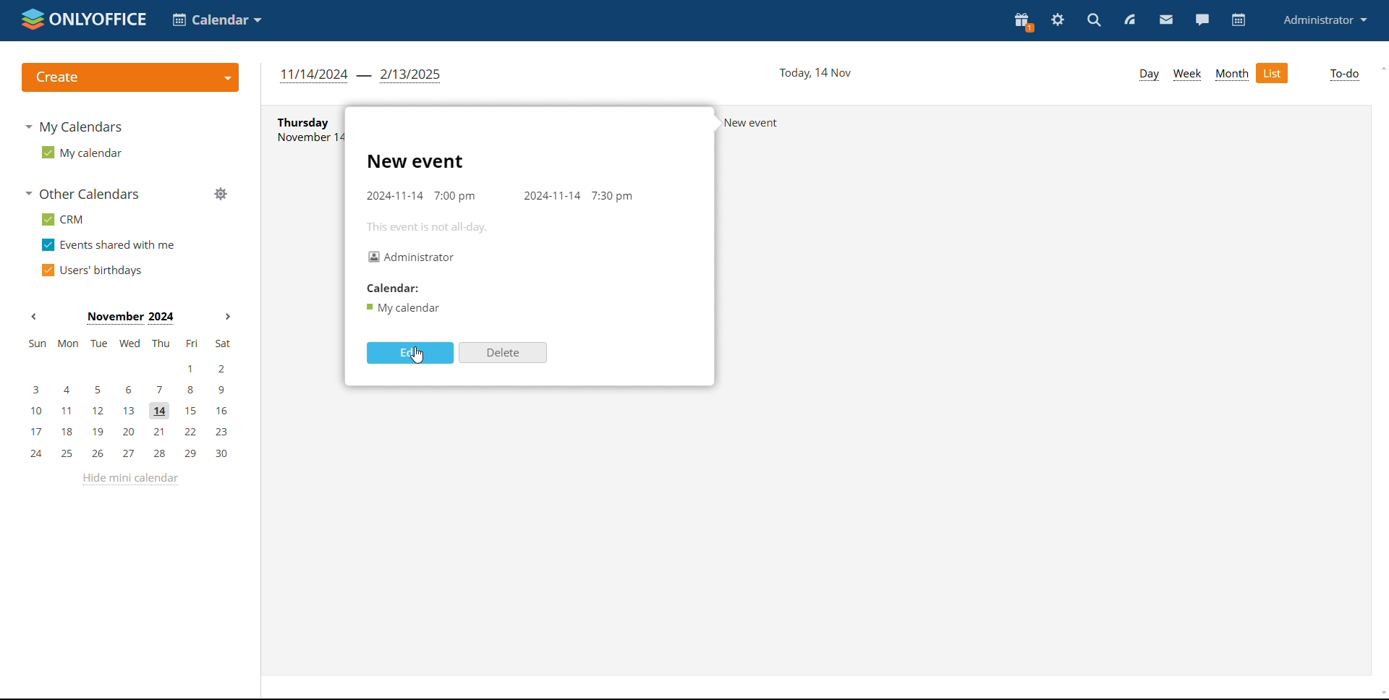 The height and width of the screenshot is (700, 1389). Describe the element at coordinates (1326, 20) in the screenshot. I see `profile` at that location.